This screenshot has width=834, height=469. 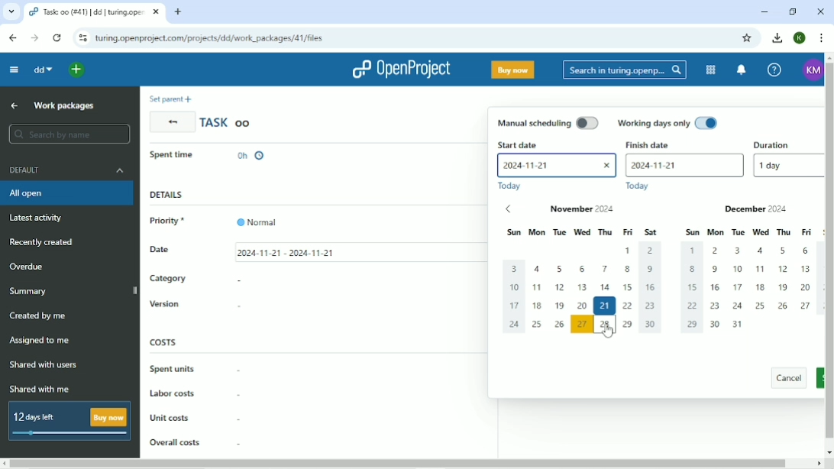 What do you see at coordinates (606, 330) in the screenshot?
I see `cursor` at bounding box center [606, 330].